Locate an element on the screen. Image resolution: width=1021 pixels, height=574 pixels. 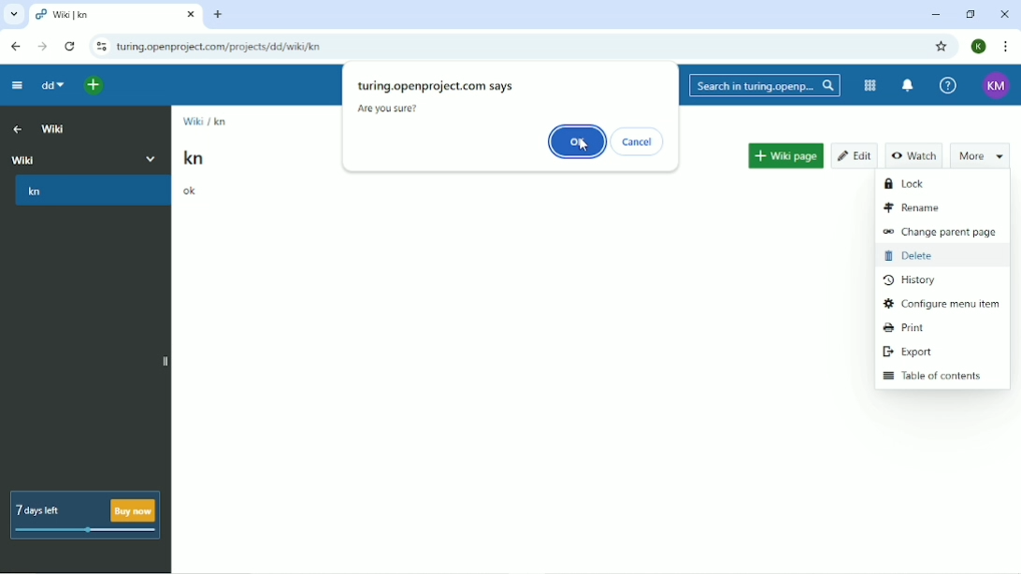
View site information is located at coordinates (100, 48).